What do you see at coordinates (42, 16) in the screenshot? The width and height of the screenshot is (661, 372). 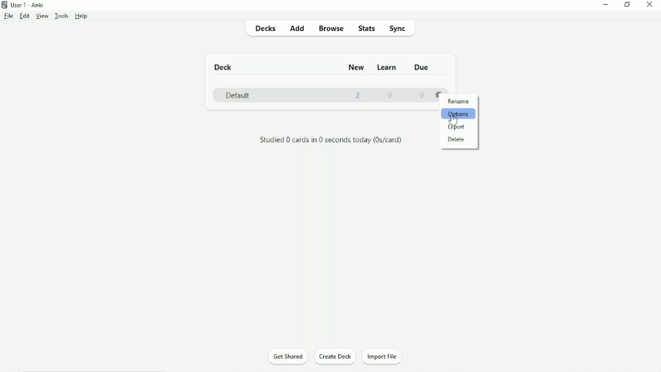 I see `View` at bounding box center [42, 16].